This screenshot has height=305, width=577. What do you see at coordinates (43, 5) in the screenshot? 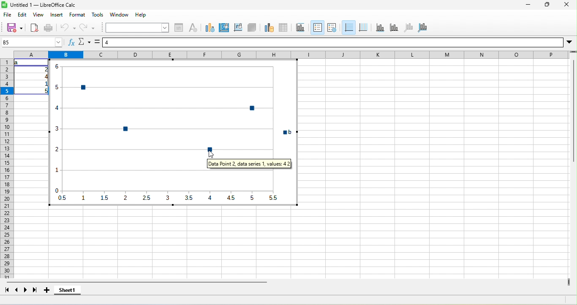
I see `Untitled 1 — LibreOffice Calc` at bounding box center [43, 5].